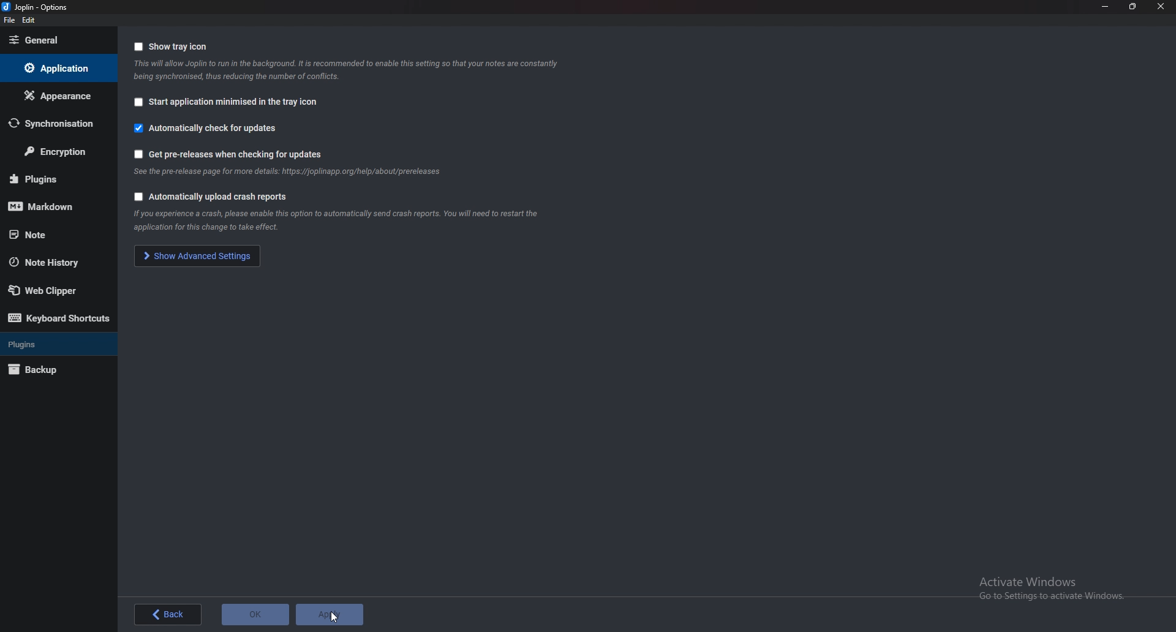 Image resolution: width=1176 pixels, height=632 pixels. What do you see at coordinates (199, 255) in the screenshot?
I see `show advanced settings` at bounding box center [199, 255].